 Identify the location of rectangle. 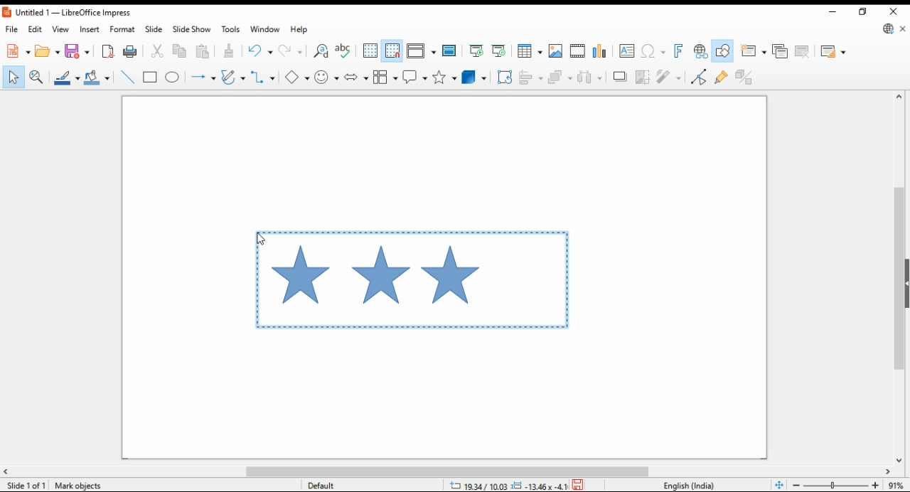
(150, 77).